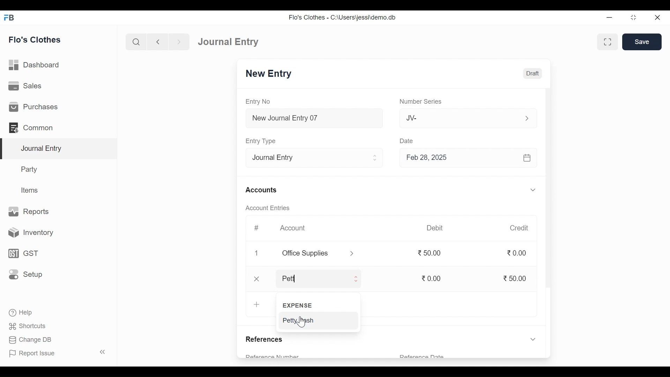 The width and height of the screenshot is (670, 377). I want to click on Party, so click(30, 169).